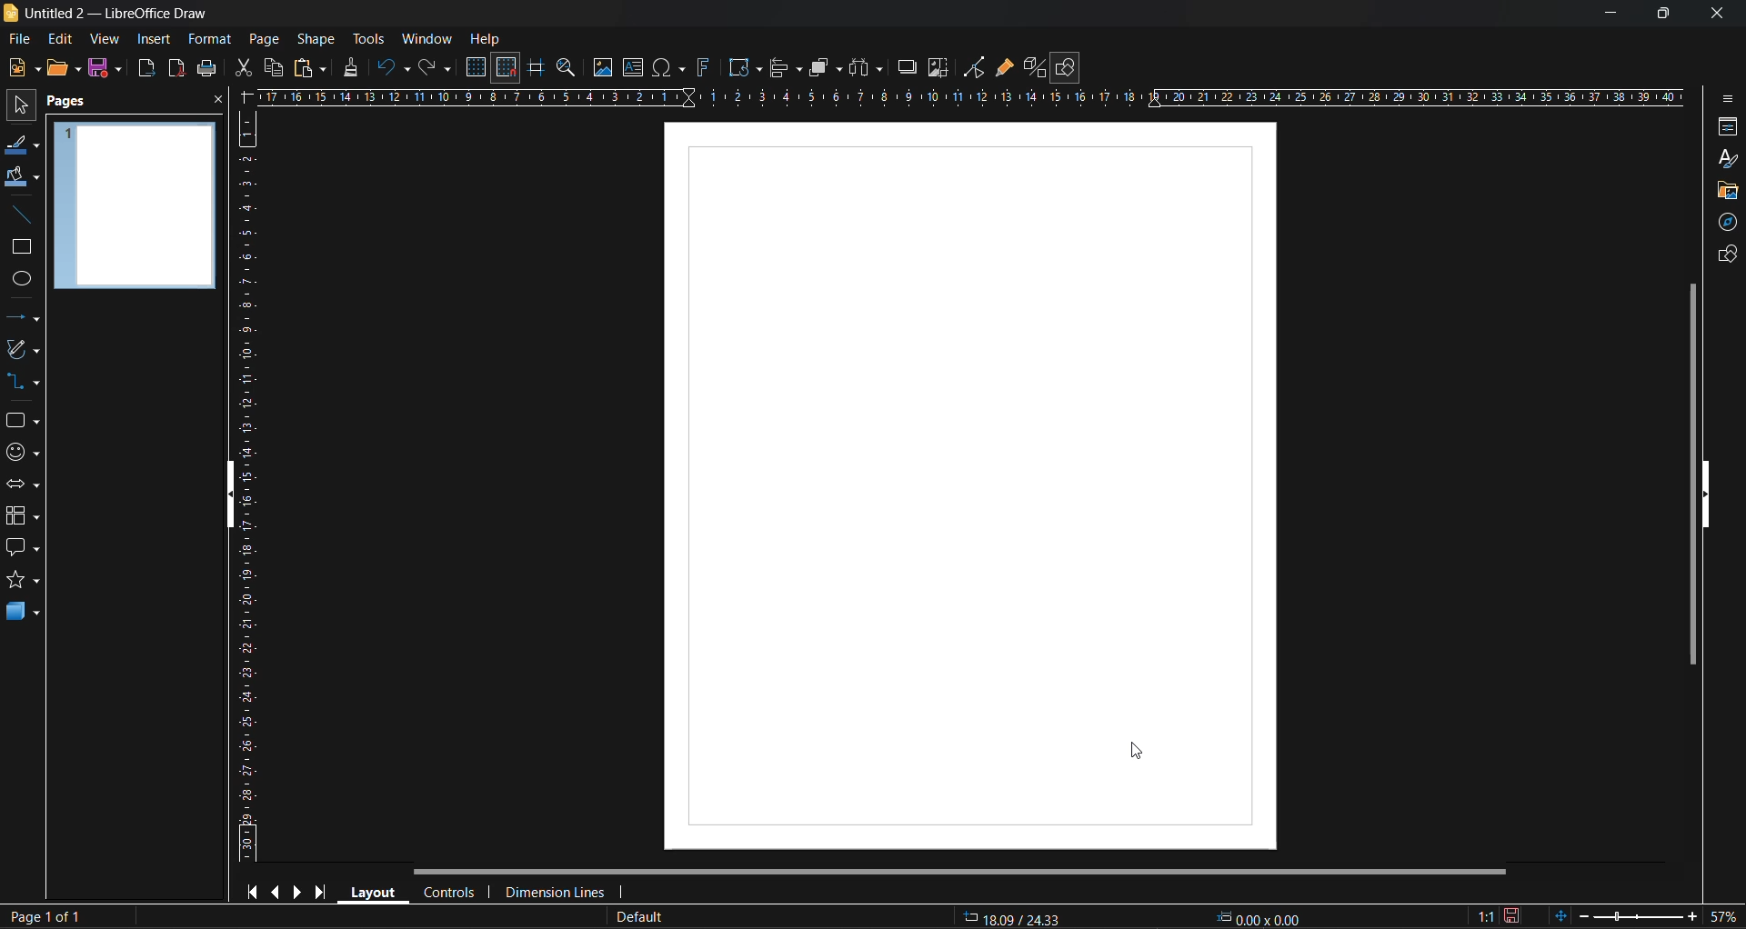 Image resolution: width=1746 pixels, height=929 pixels. I want to click on arrange, so click(827, 68).